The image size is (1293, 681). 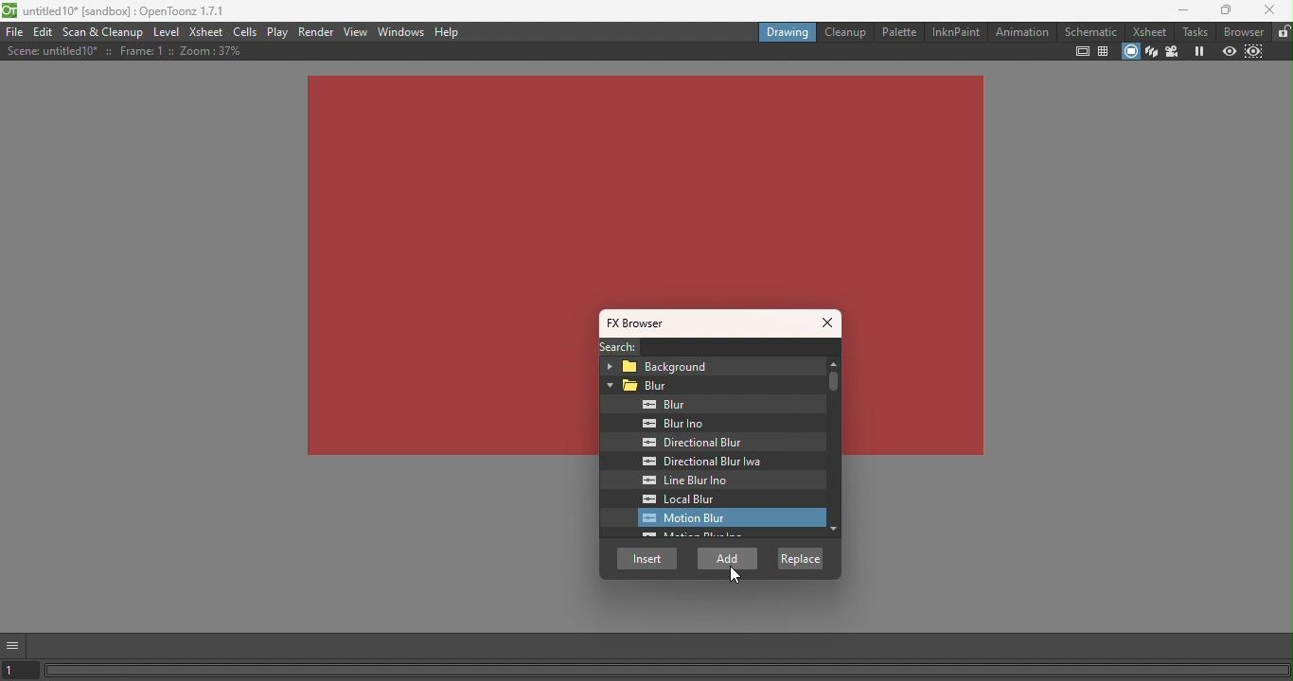 I want to click on Local blur, so click(x=695, y=499).